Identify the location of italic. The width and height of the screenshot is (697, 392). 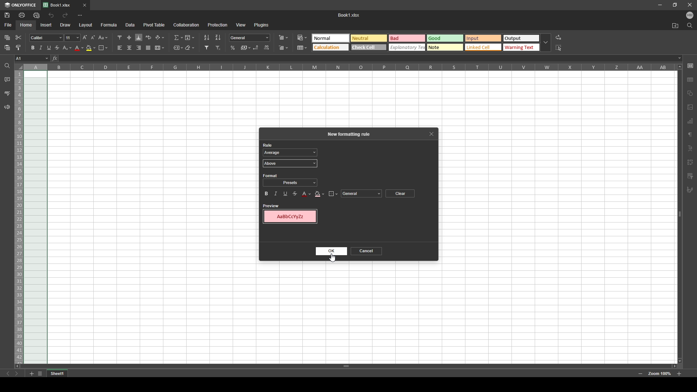
(41, 48).